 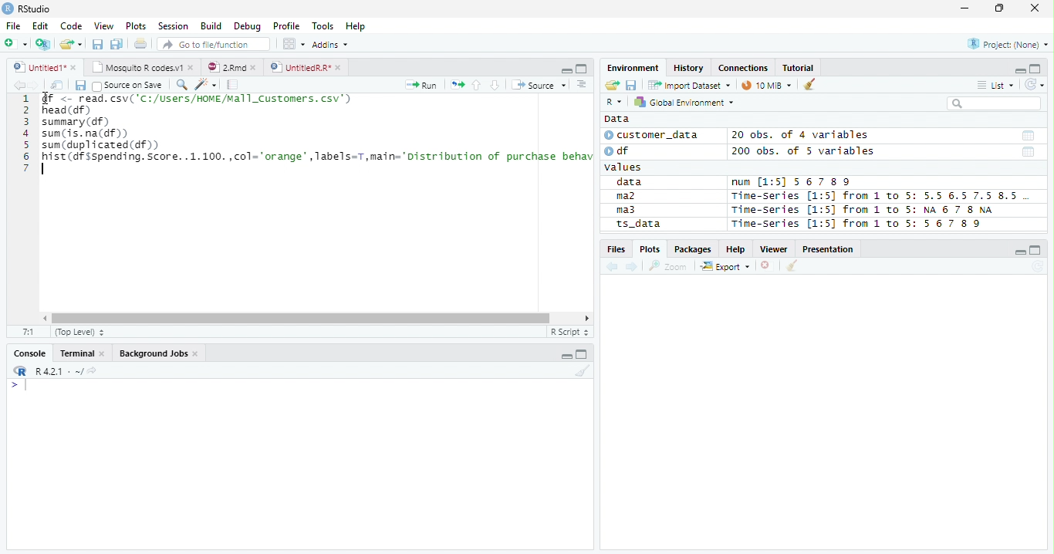 What do you see at coordinates (285, 26) in the screenshot?
I see `Profile` at bounding box center [285, 26].